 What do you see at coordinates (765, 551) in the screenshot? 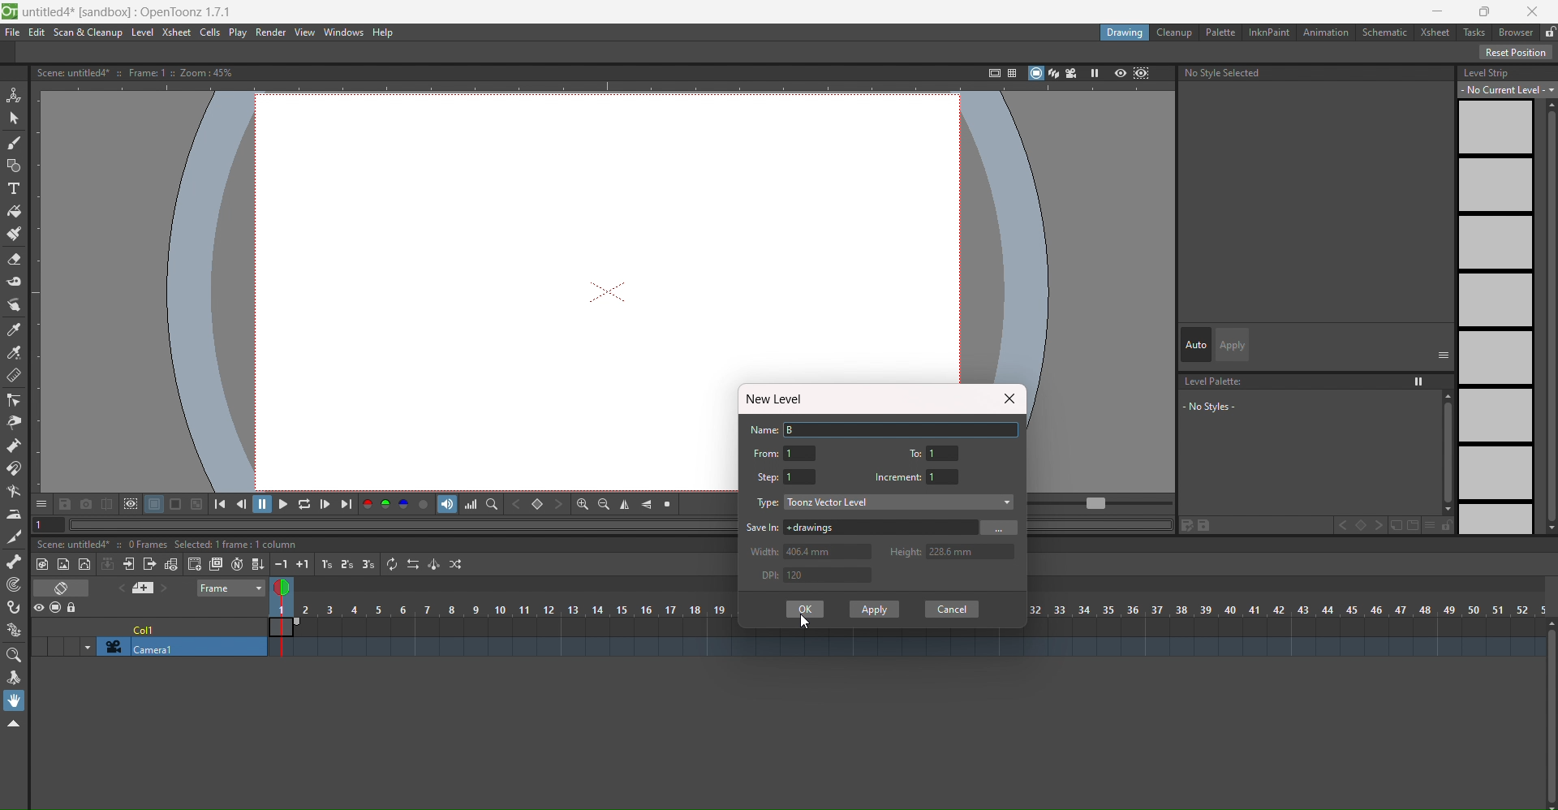
I see `width` at bounding box center [765, 551].